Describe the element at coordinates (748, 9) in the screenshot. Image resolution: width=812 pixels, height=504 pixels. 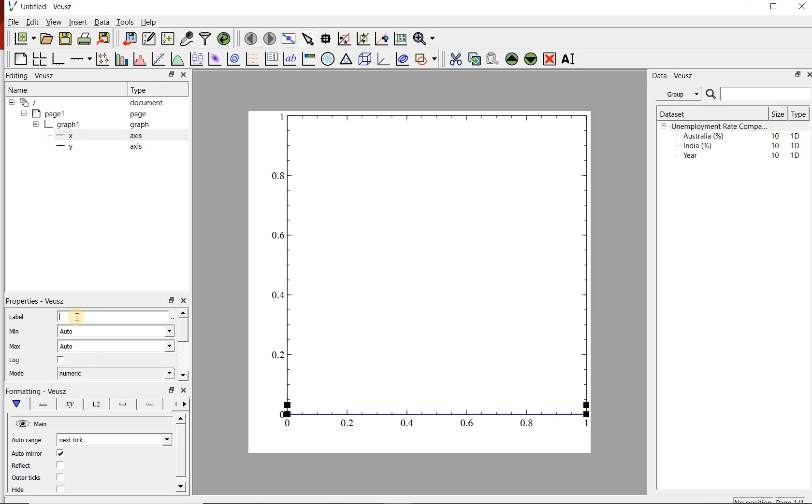
I see `minimise` at that location.